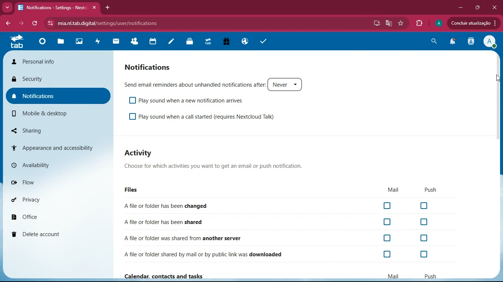 The height and width of the screenshot is (282, 503). I want to click on favourite, so click(401, 23).